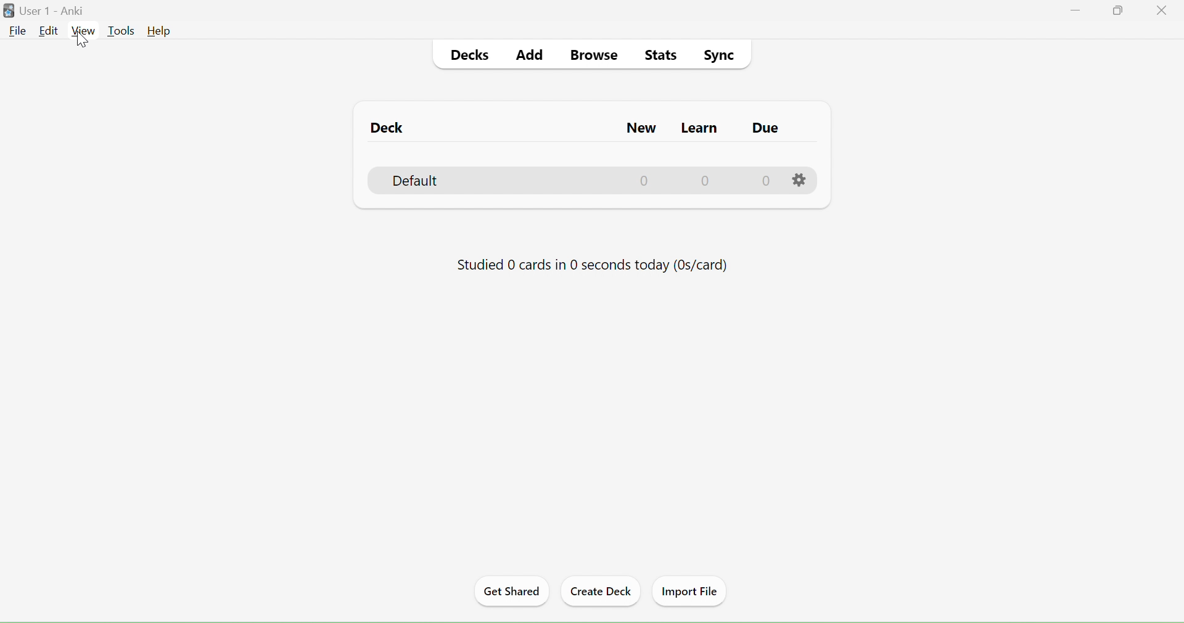 This screenshot has height=623, width=1184. What do you see at coordinates (1076, 10) in the screenshot?
I see `minimize` at bounding box center [1076, 10].